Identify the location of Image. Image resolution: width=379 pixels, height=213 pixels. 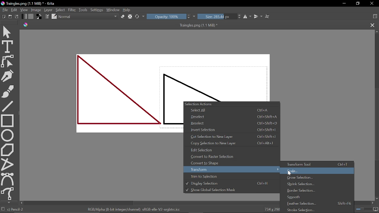
(36, 10).